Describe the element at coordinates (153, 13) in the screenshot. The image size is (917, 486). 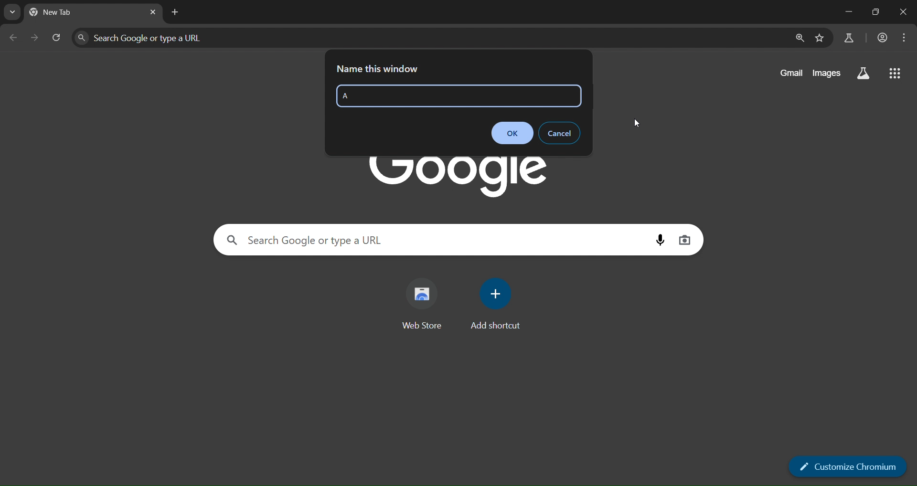
I see `close tab` at that location.